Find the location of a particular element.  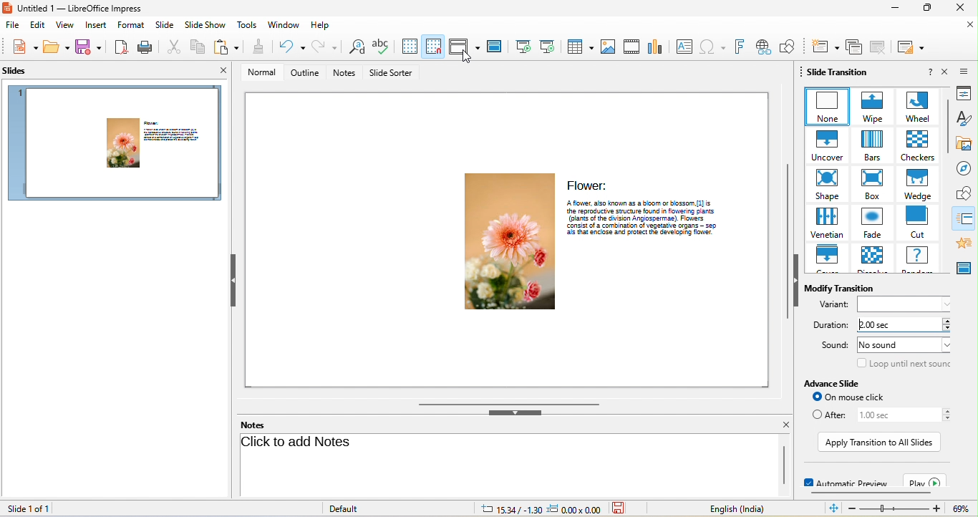

duration is located at coordinates (830, 326).